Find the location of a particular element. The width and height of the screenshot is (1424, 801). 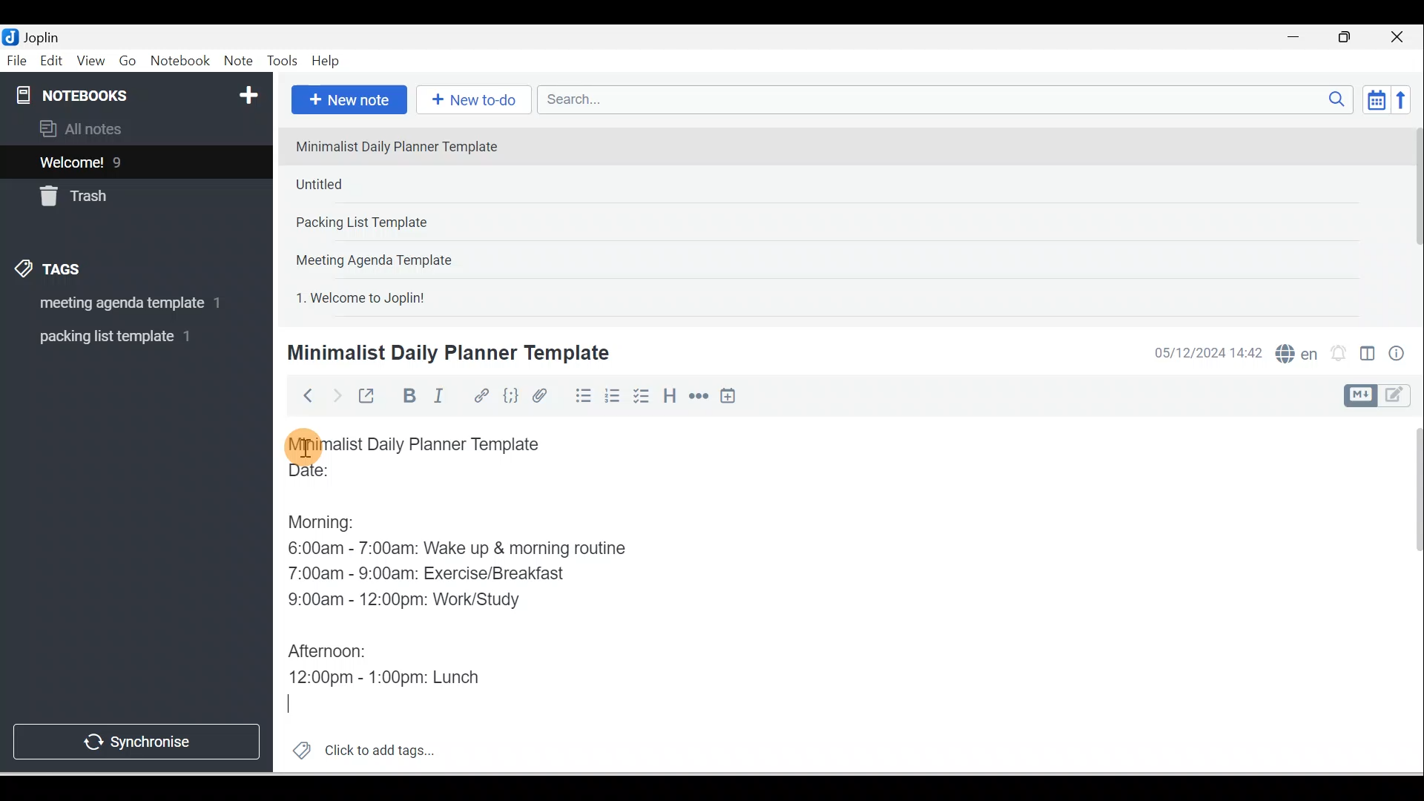

File is located at coordinates (18, 59).